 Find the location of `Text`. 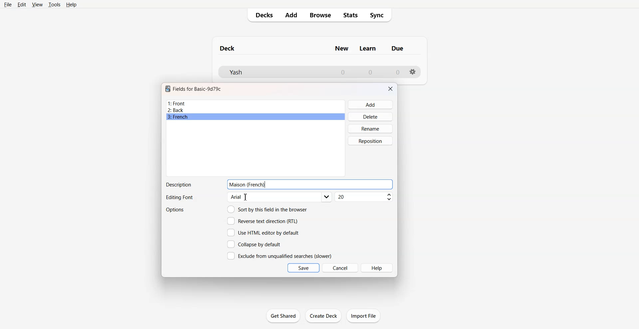

Text is located at coordinates (179, 198).